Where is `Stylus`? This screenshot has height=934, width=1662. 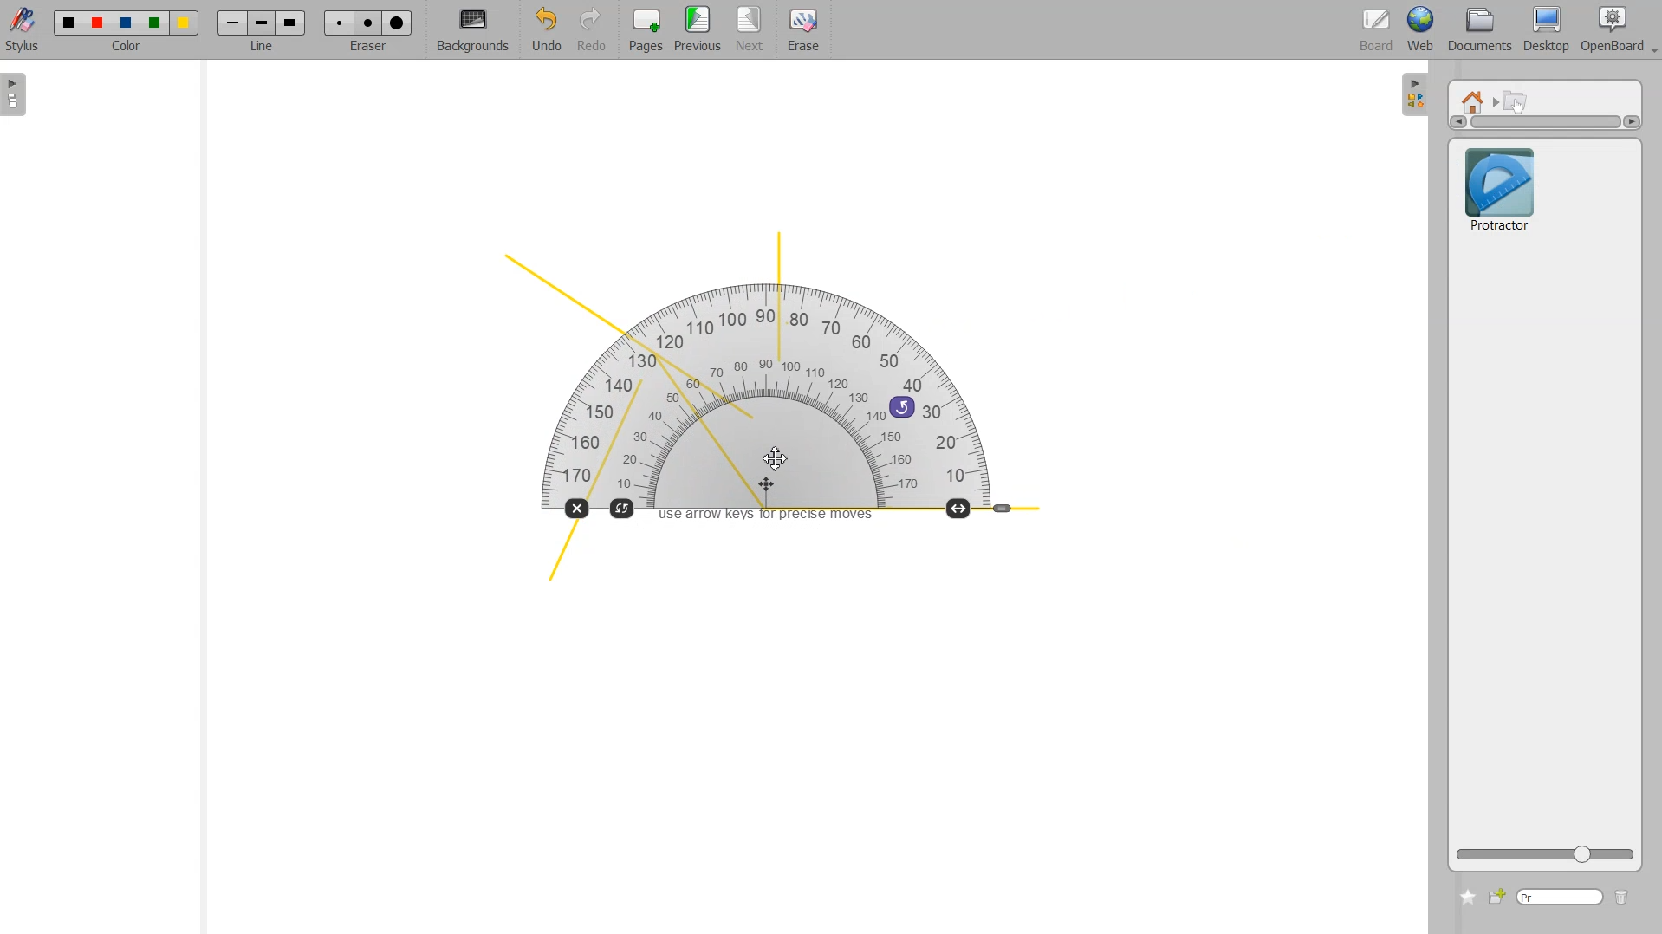 Stylus is located at coordinates (24, 29).